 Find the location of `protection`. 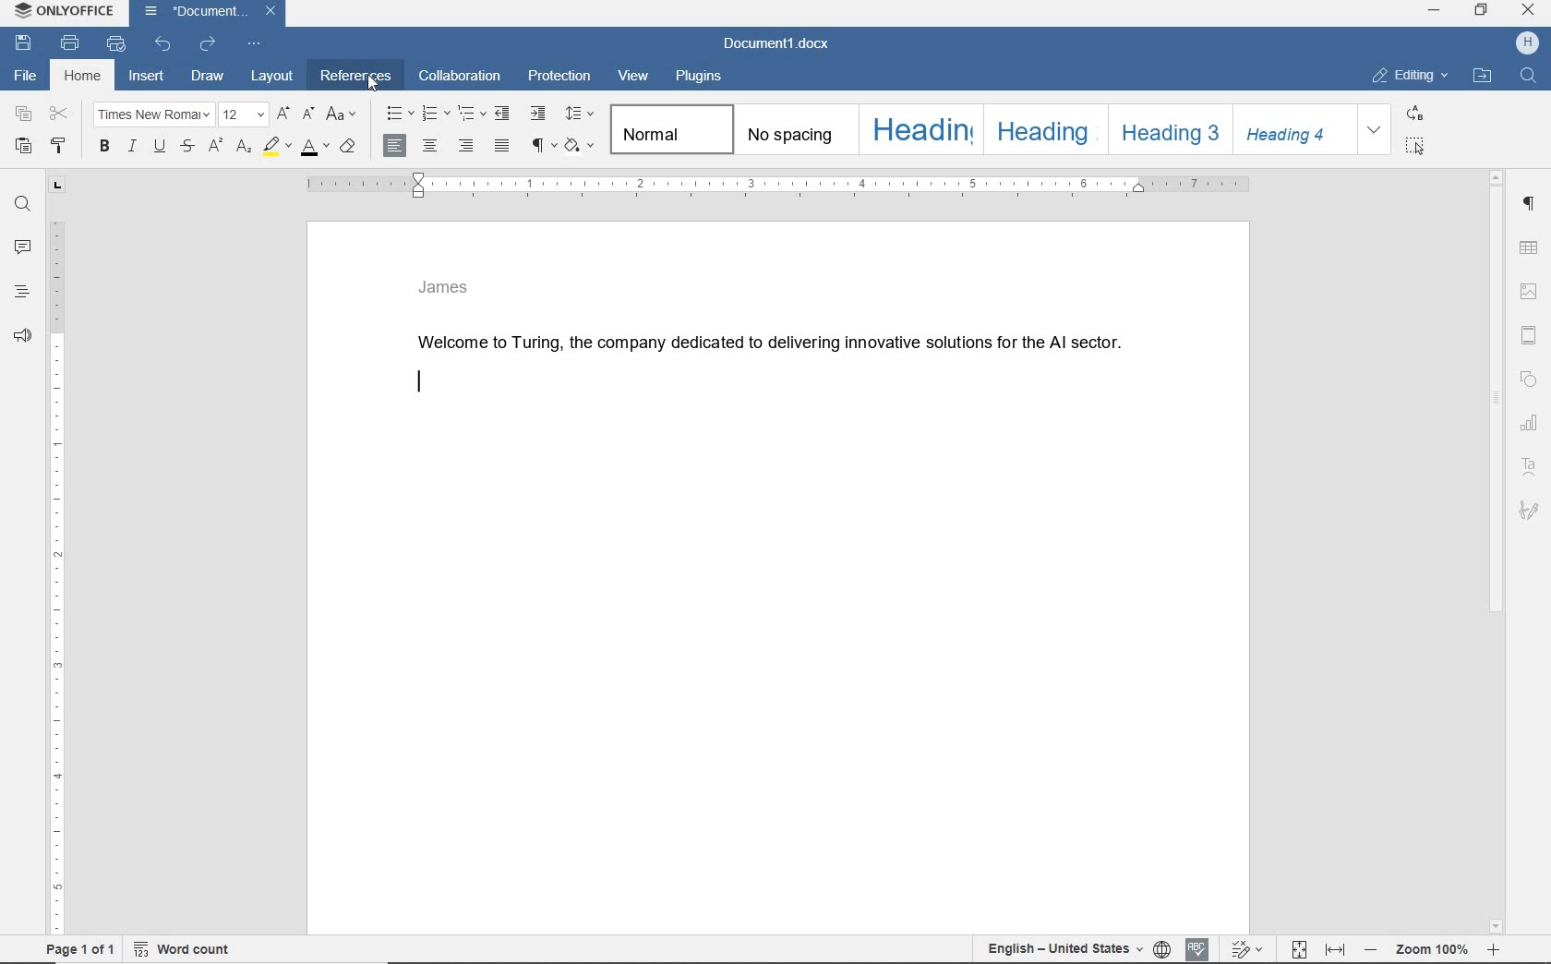

protection is located at coordinates (561, 78).